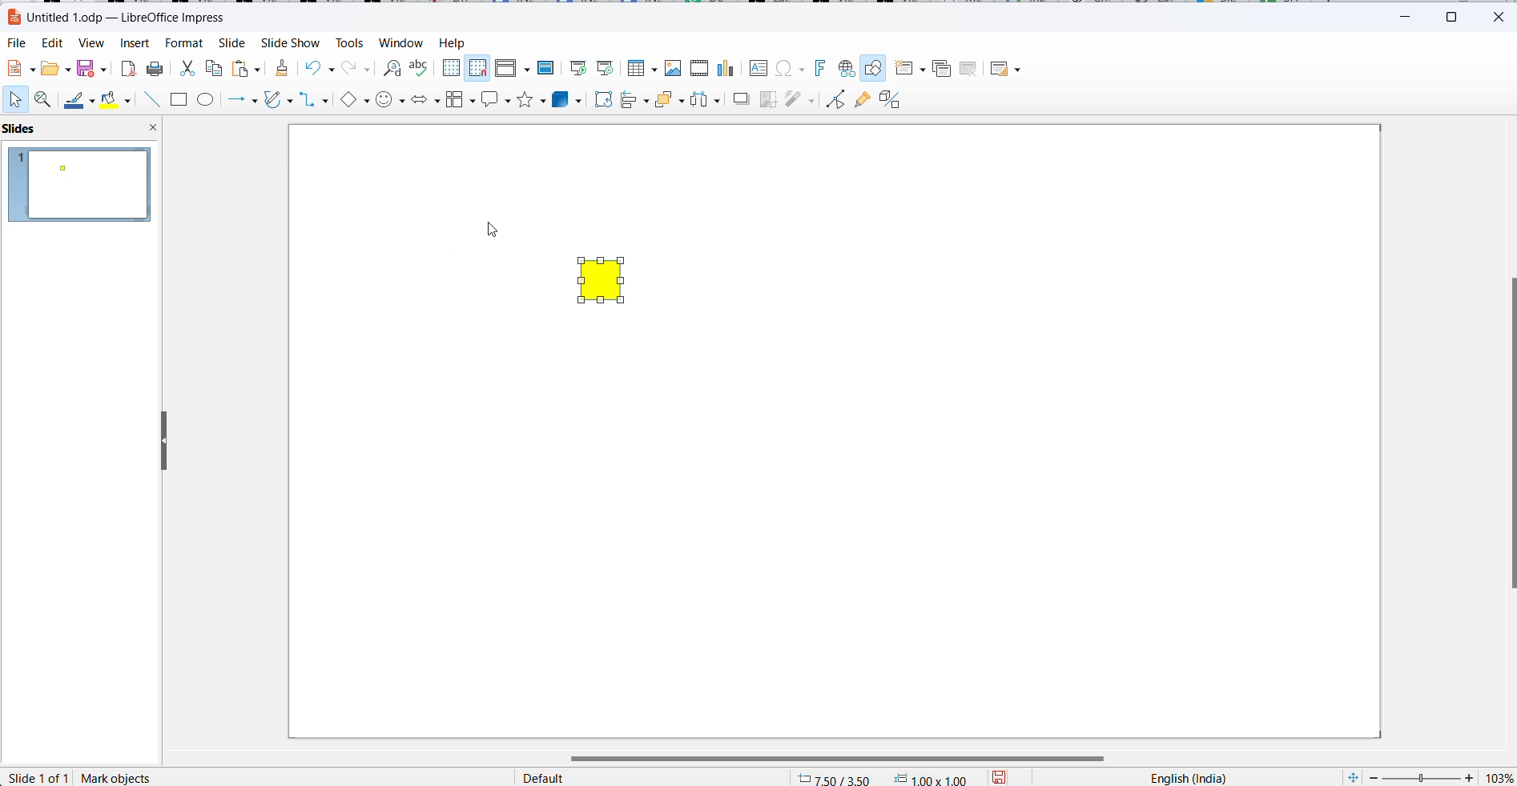 Image resolution: width=1517 pixels, height=786 pixels. Describe the element at coordinates (91, 44) in the screenshot. I see `View` at that location.